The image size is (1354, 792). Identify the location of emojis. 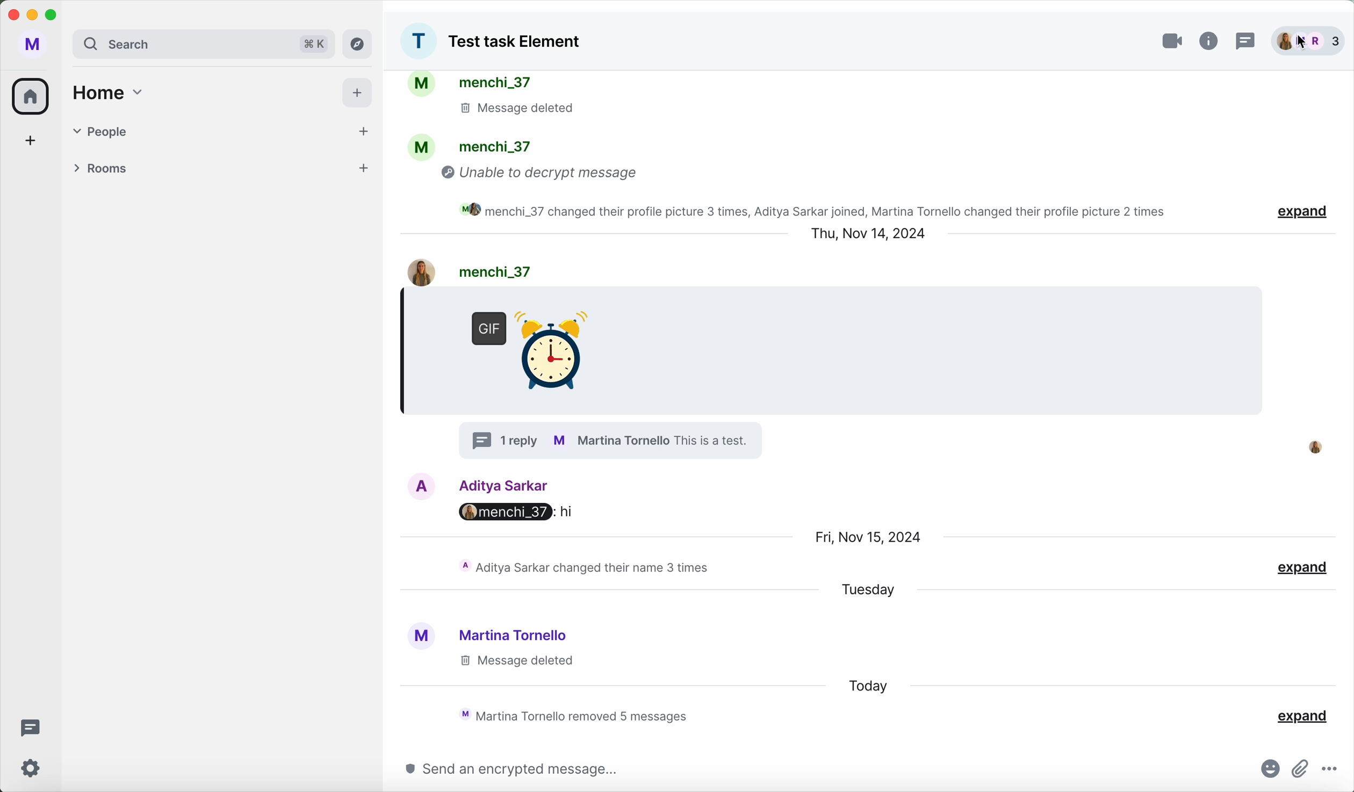
(1269, 769).